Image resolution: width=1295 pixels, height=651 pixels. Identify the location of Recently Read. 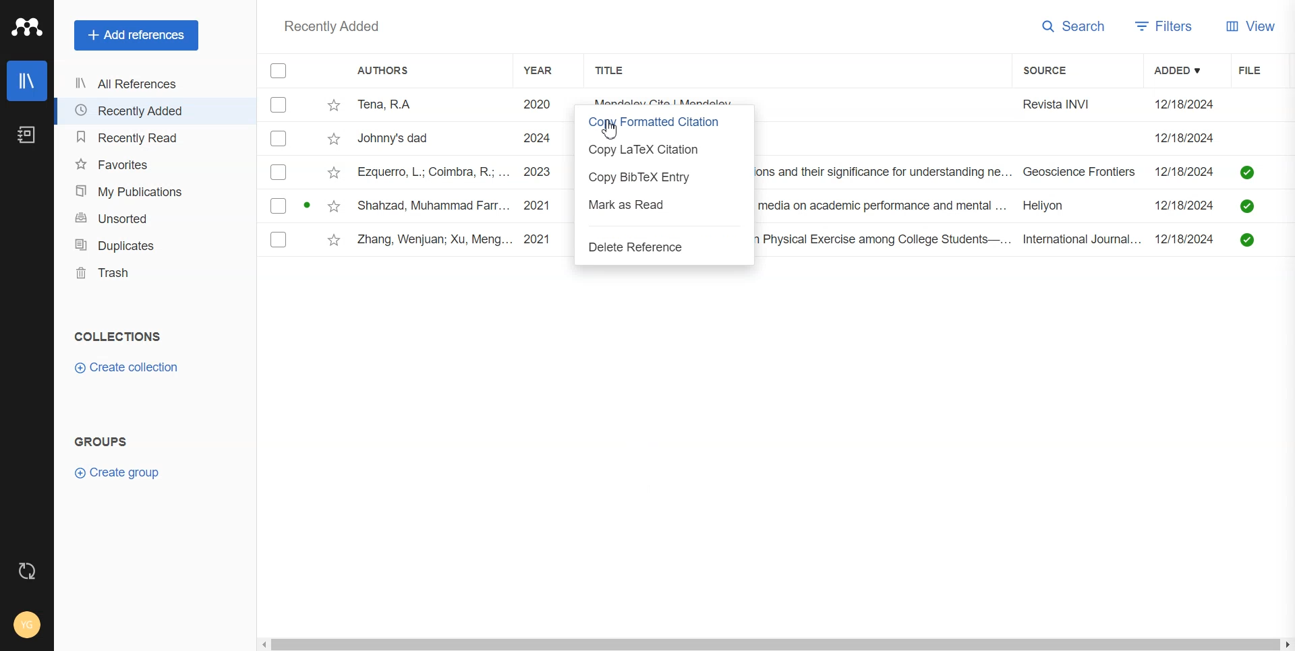
(153, 137).